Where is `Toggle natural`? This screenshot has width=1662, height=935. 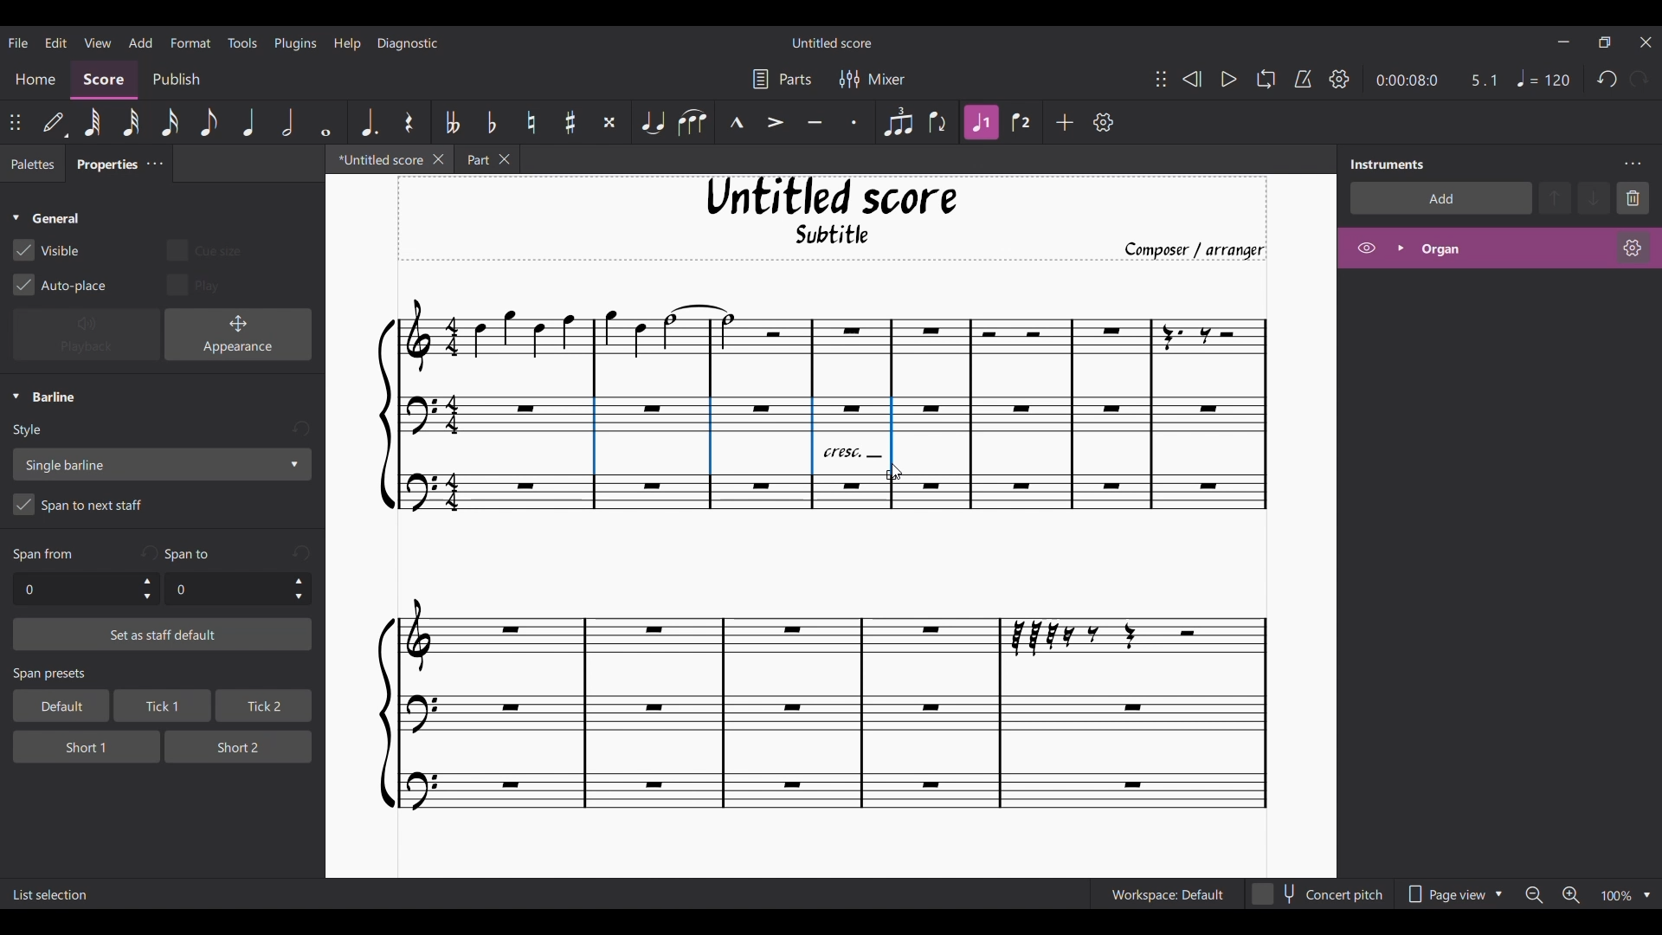 Toggle natural is located at coordinates (531, 122).